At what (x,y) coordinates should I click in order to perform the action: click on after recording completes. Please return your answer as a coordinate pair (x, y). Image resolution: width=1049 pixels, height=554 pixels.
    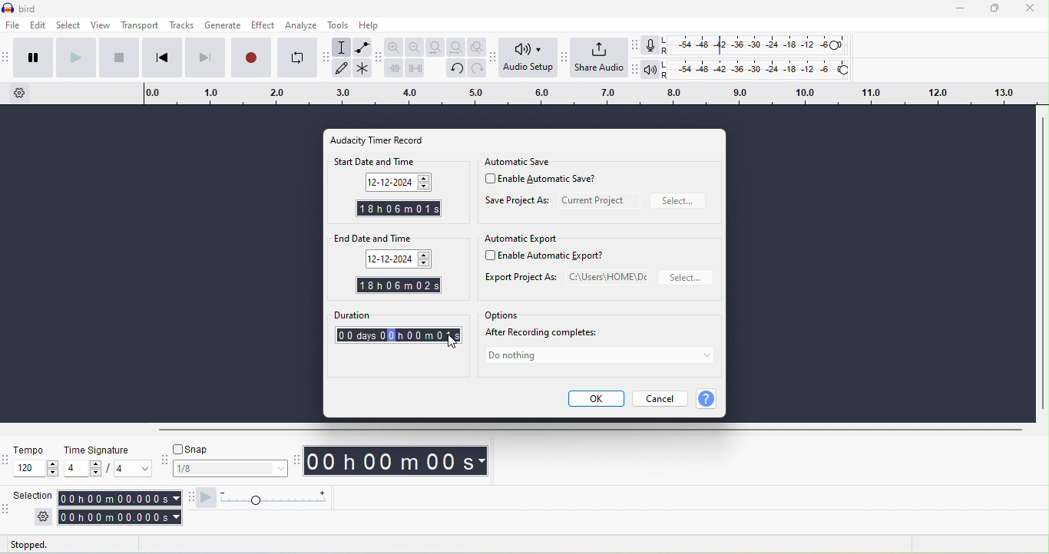
    Looking at the image, I should click on (548, 334).